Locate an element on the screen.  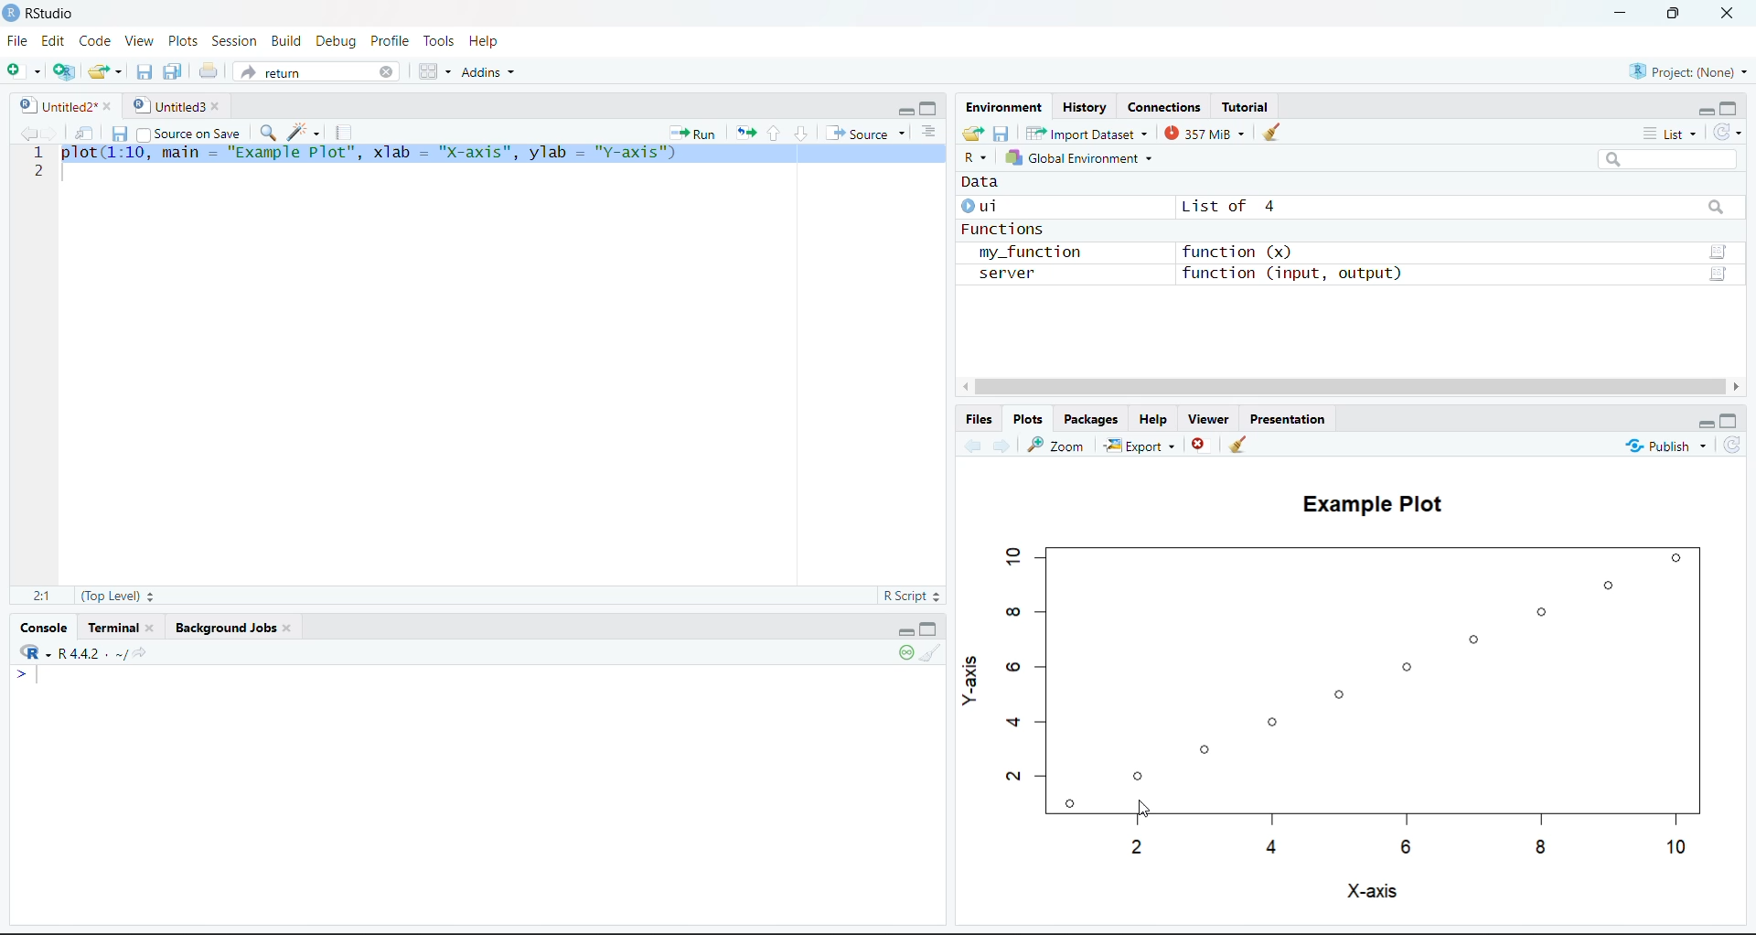
Code Tools is located at coordinates (305, 131).